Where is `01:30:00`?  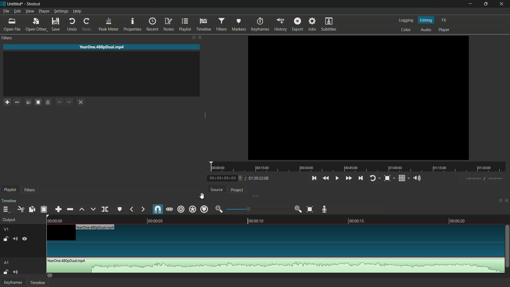 01:30:00 is located at coordinates (484, 168).